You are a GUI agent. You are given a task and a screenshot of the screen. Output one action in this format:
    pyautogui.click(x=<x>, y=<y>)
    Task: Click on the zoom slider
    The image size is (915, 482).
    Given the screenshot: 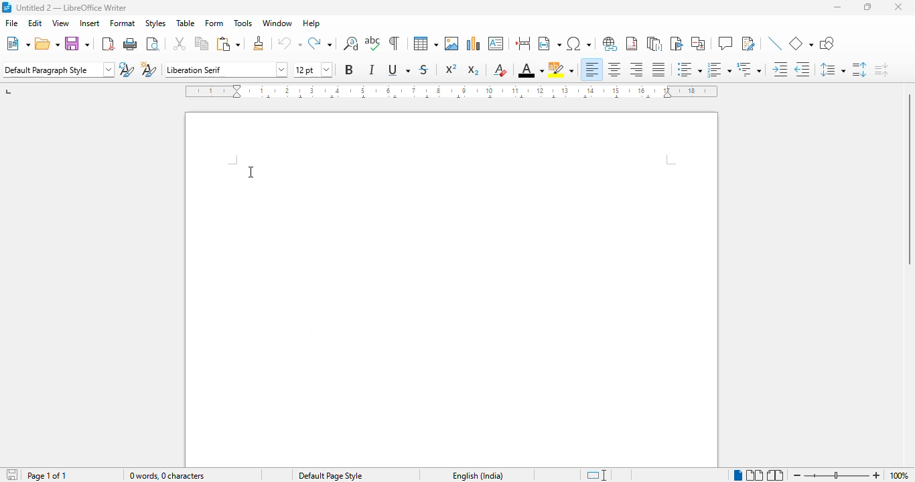 What is the action you would take?
    pyautogui.click(x=839, y=475)
    